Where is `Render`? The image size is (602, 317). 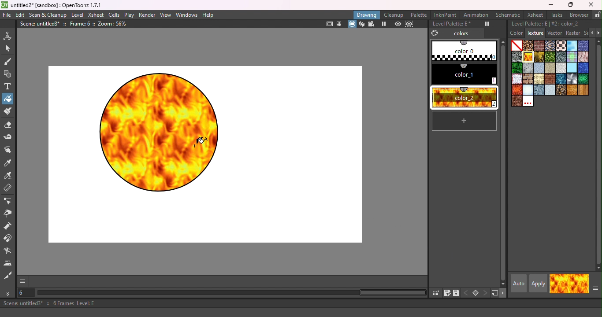 Render is located at coordinates (148, 15).